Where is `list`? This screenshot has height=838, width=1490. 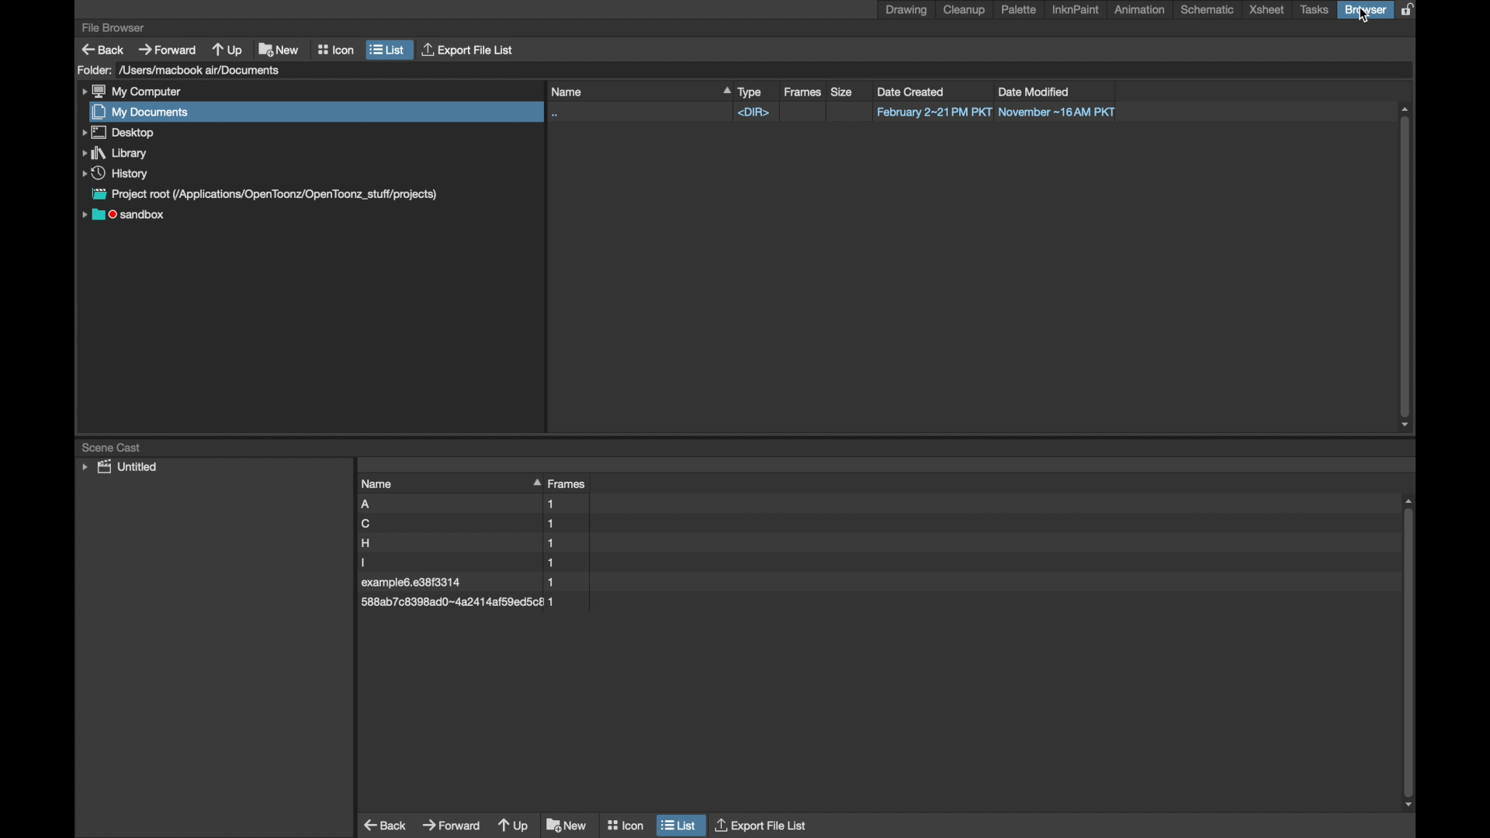
list is located at coordinates (388, 49).